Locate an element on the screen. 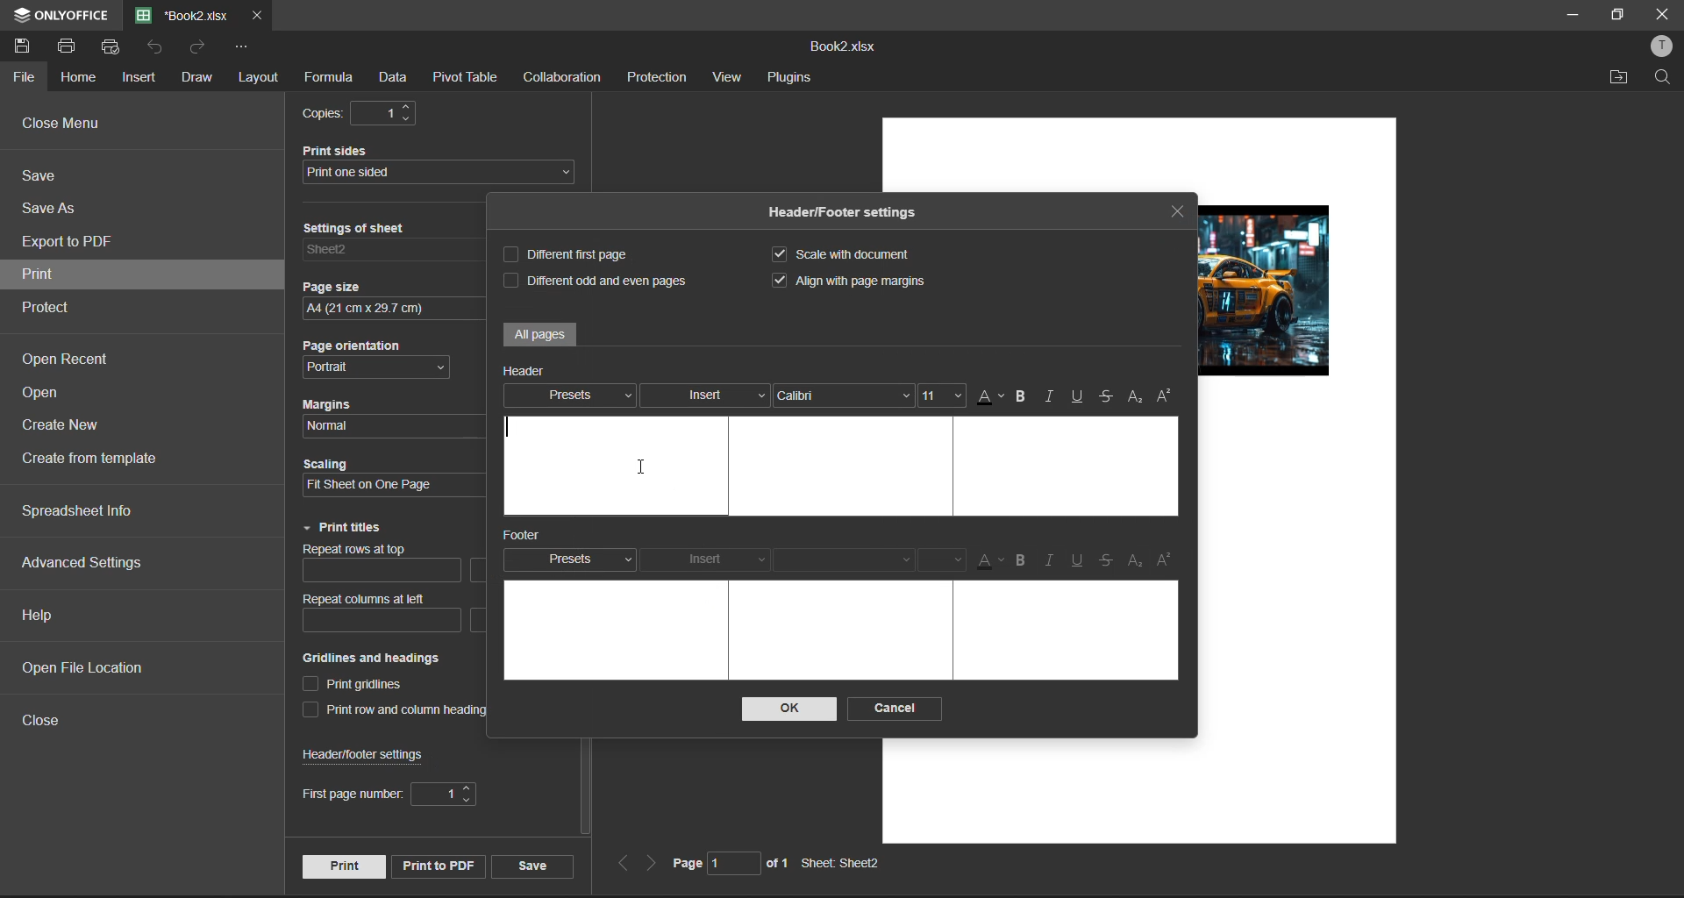  page size is located at coordinates (385, 296).